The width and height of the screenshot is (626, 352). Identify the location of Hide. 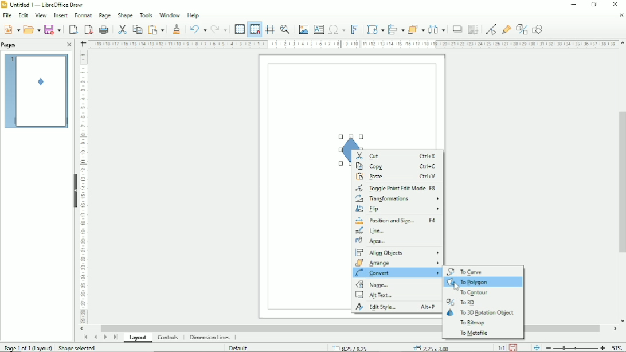
(75, 189).